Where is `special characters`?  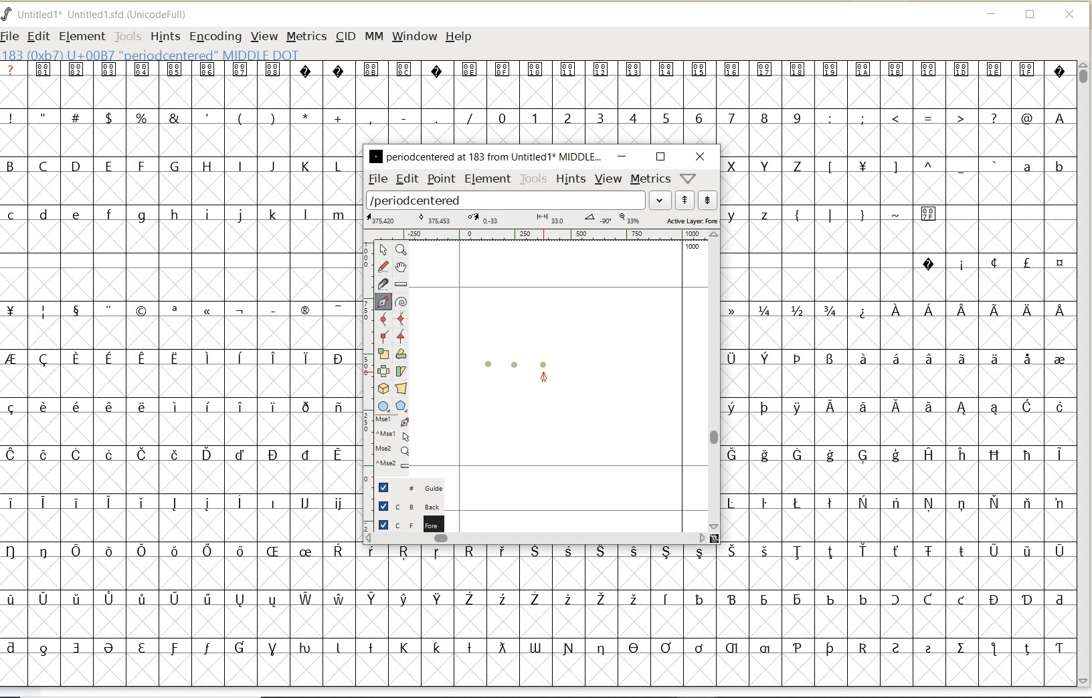 special characters is located at coordinates (713, 605).